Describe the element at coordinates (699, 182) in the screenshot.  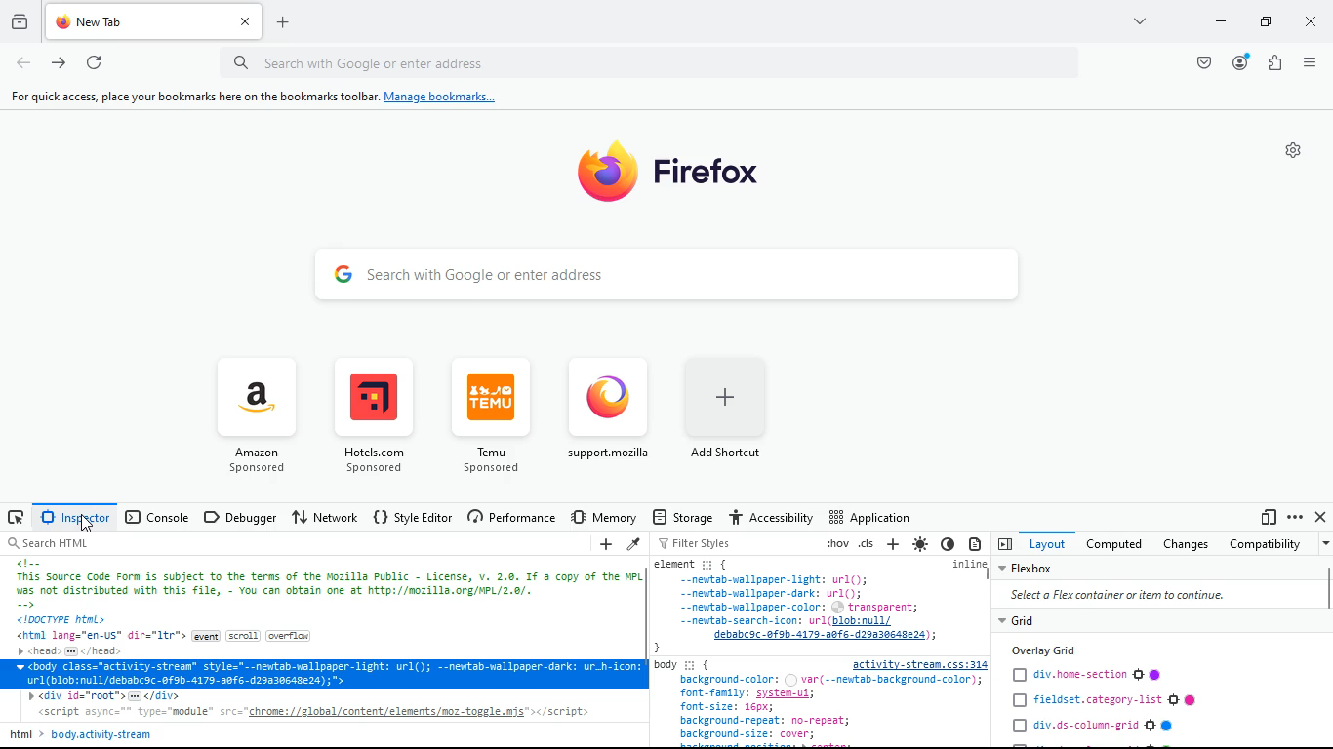
I see `firefox` at that location.